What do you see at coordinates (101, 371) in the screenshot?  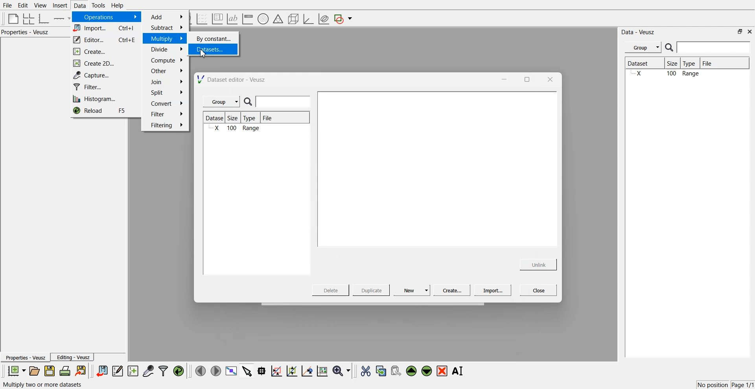 I see `import data sets` at bounding box center [101, 371].